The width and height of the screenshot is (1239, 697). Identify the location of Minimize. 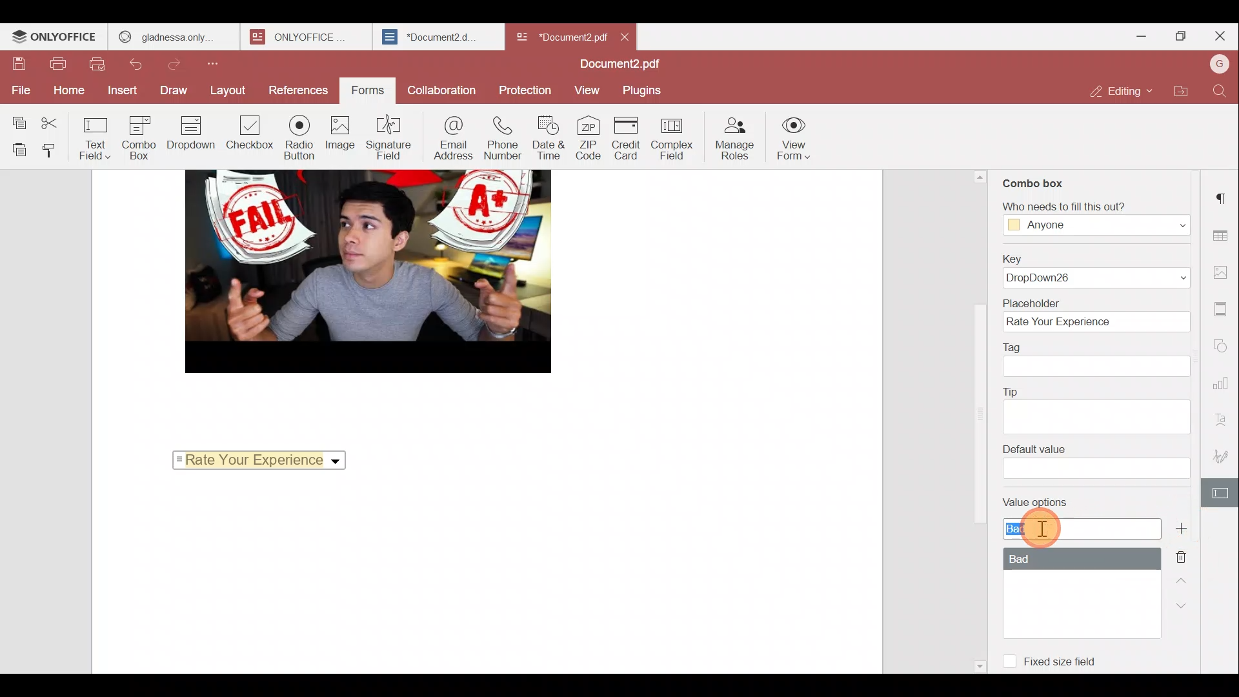
(1131, 39).